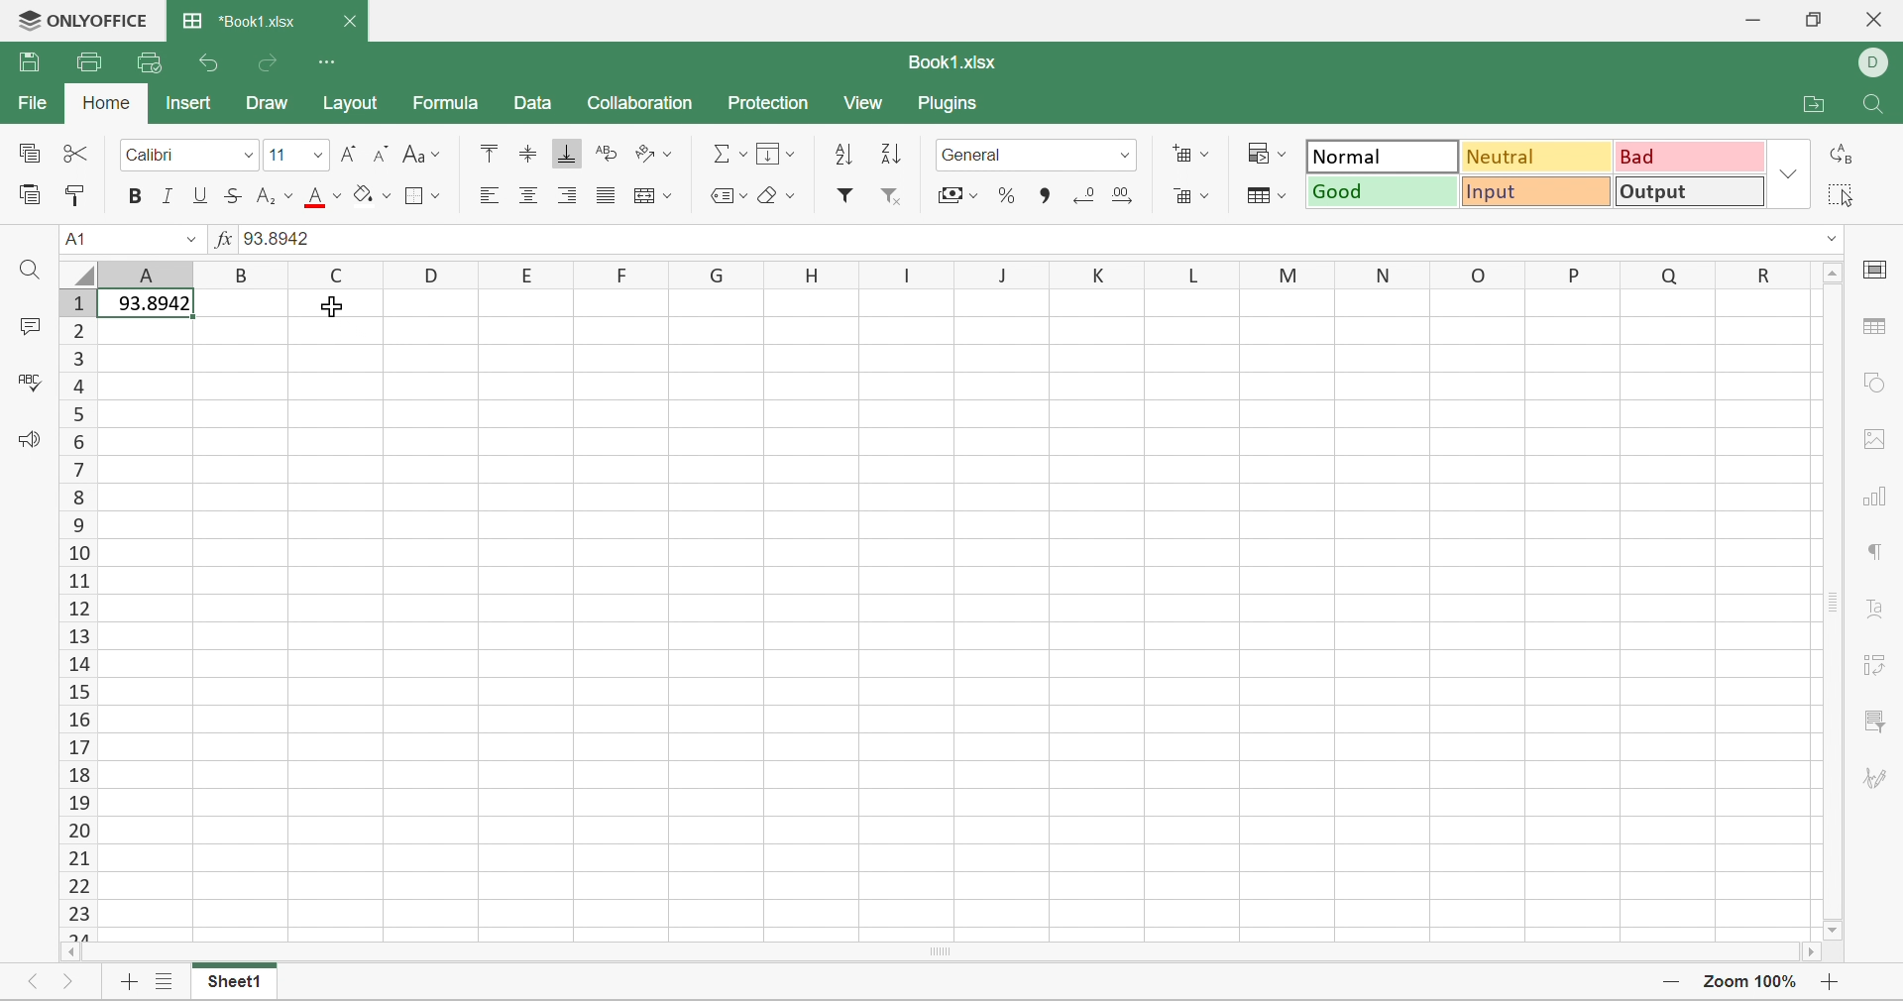 The height and width of the screenshot is (1001, 1903). What do you see at coordinates (224, 240) in the screenshot?
I see `fx` at bounding box center [224, 240].